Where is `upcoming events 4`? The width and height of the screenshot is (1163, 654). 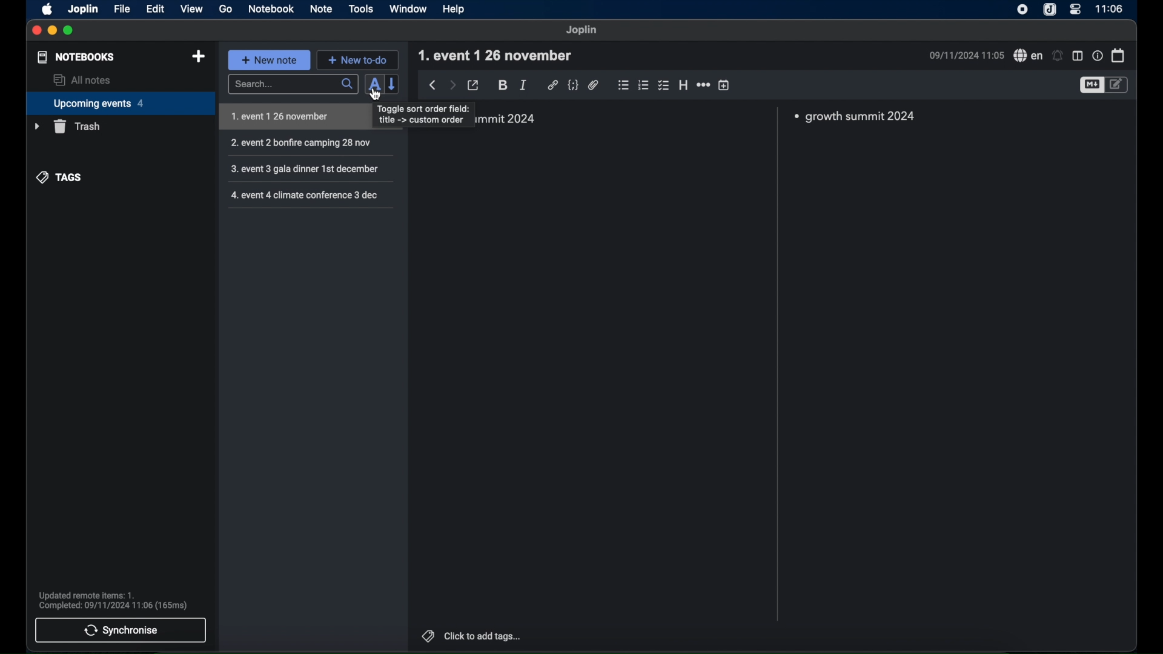
upcoming events 4 is located at coordinates (116, 103).